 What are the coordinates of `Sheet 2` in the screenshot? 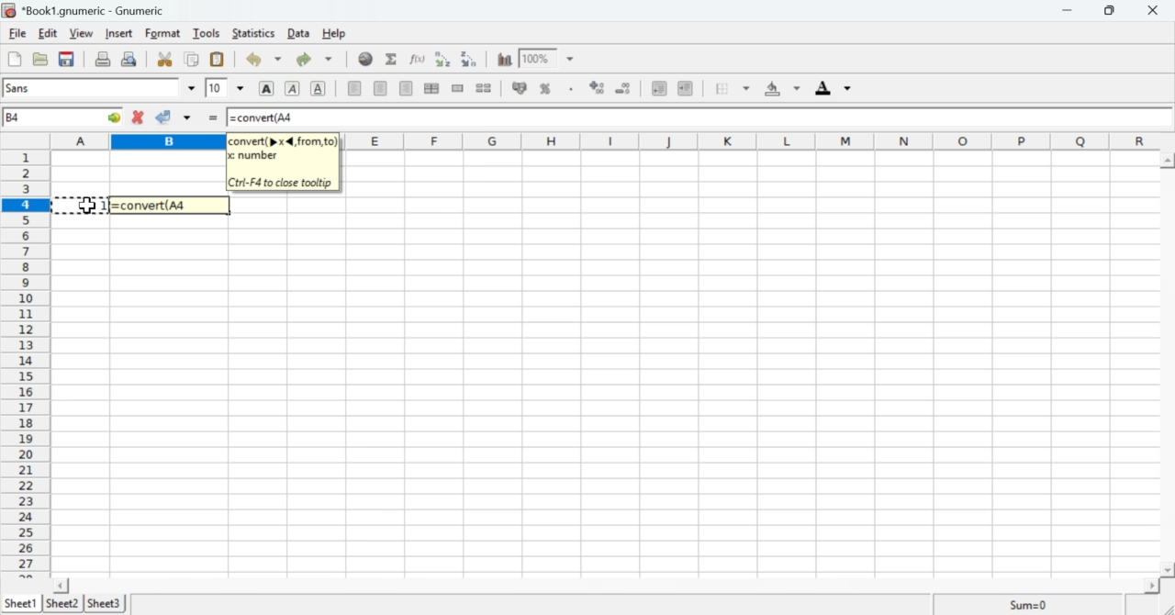 It's located at (63, 604).